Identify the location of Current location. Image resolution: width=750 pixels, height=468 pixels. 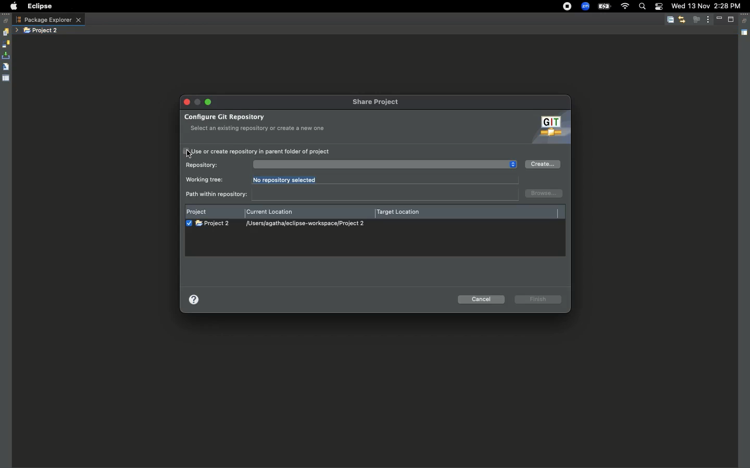
(271, 213).